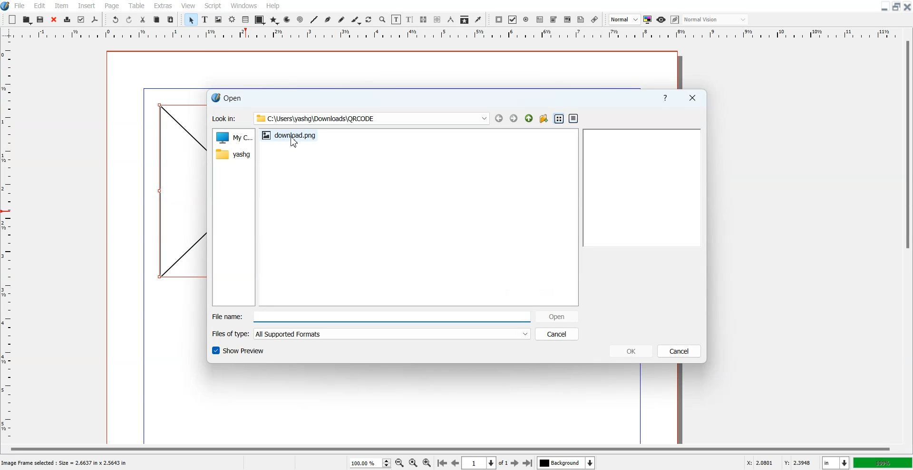 The image size is (913, 470). I want to click on GO to Forward, so click(514, 118).